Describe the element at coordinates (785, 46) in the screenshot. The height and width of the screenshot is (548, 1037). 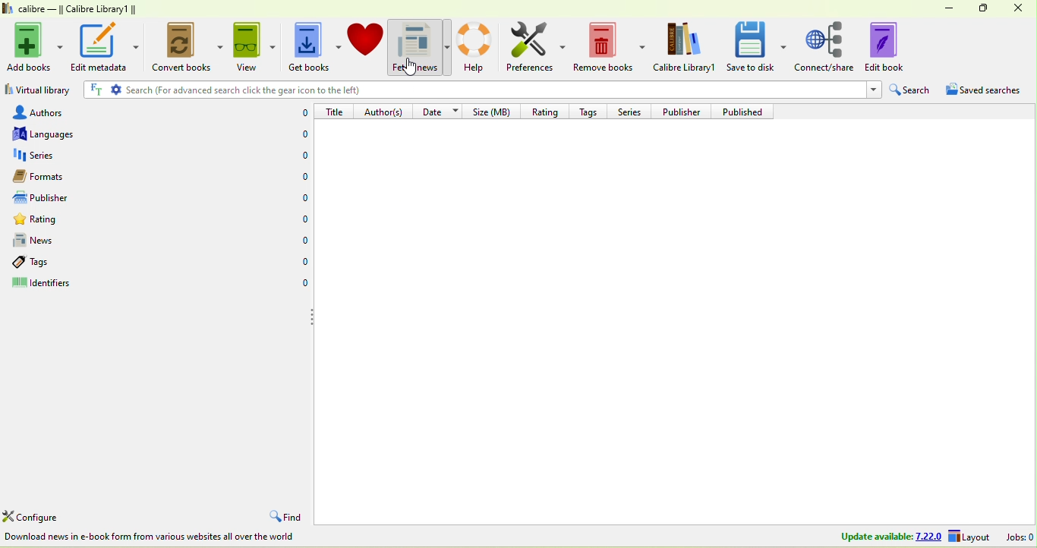
I see `save to disk options` at that location.